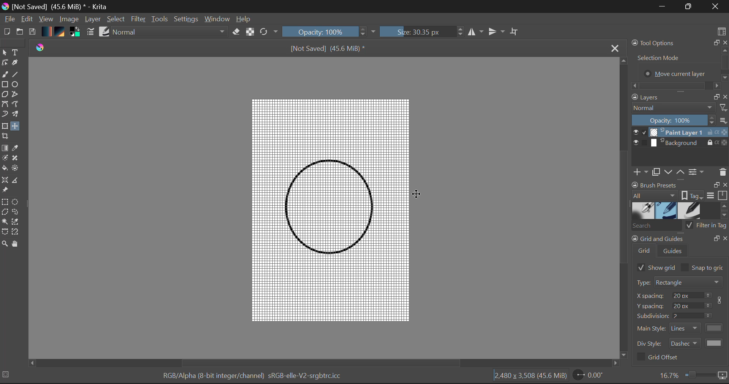 The width and height of the screenshot is (729, 384). What do you see at coordinates (137, 19) in the screenshot?
I see `Filter` at bounding box center [137, 19].